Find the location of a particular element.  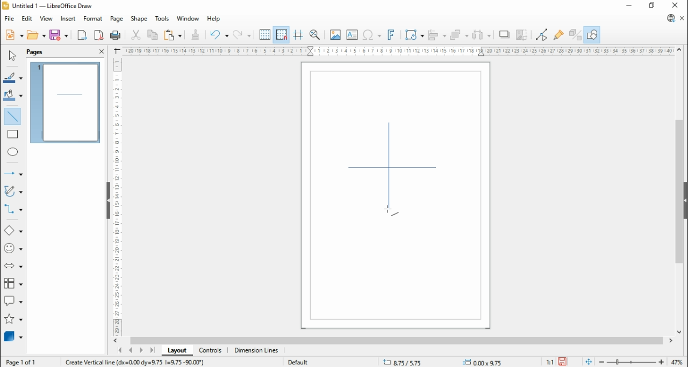

pan and zoom is located at coordinates (315, 34).